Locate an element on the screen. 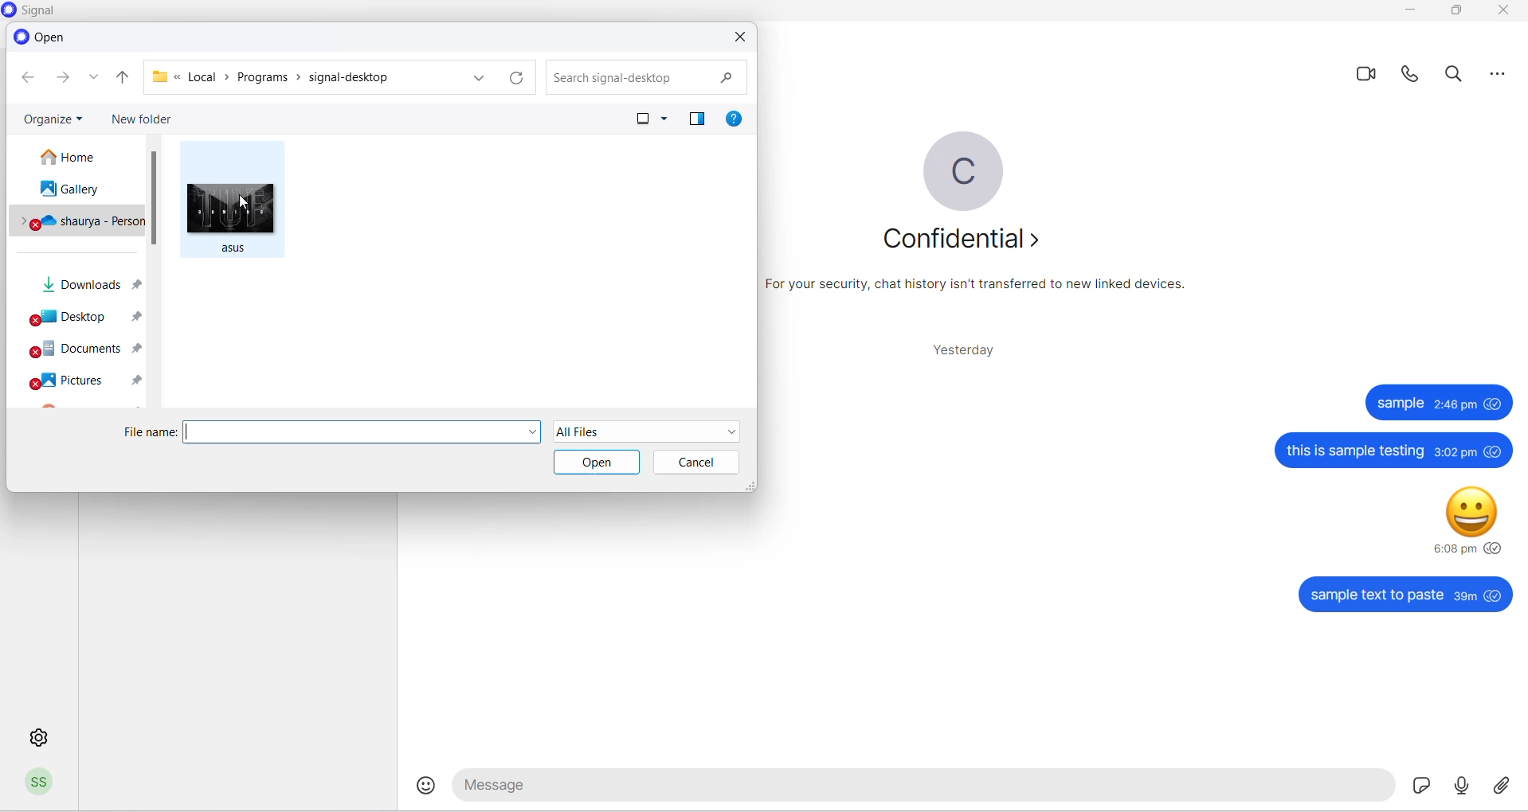  file name heading is located at coordinates (151, 433).